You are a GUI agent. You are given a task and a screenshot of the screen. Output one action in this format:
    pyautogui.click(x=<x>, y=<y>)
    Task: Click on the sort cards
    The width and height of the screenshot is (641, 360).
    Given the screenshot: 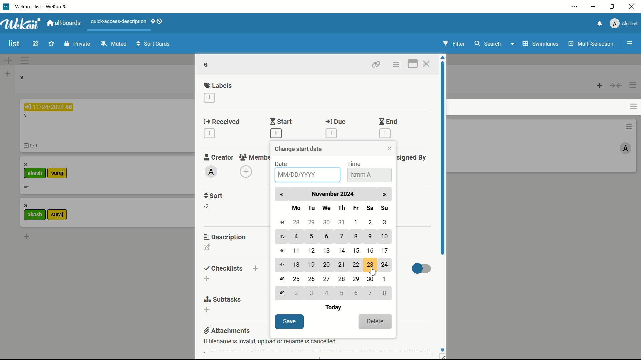 What is the action you would take?
    pyautogui.click(x=154, y=44)
    